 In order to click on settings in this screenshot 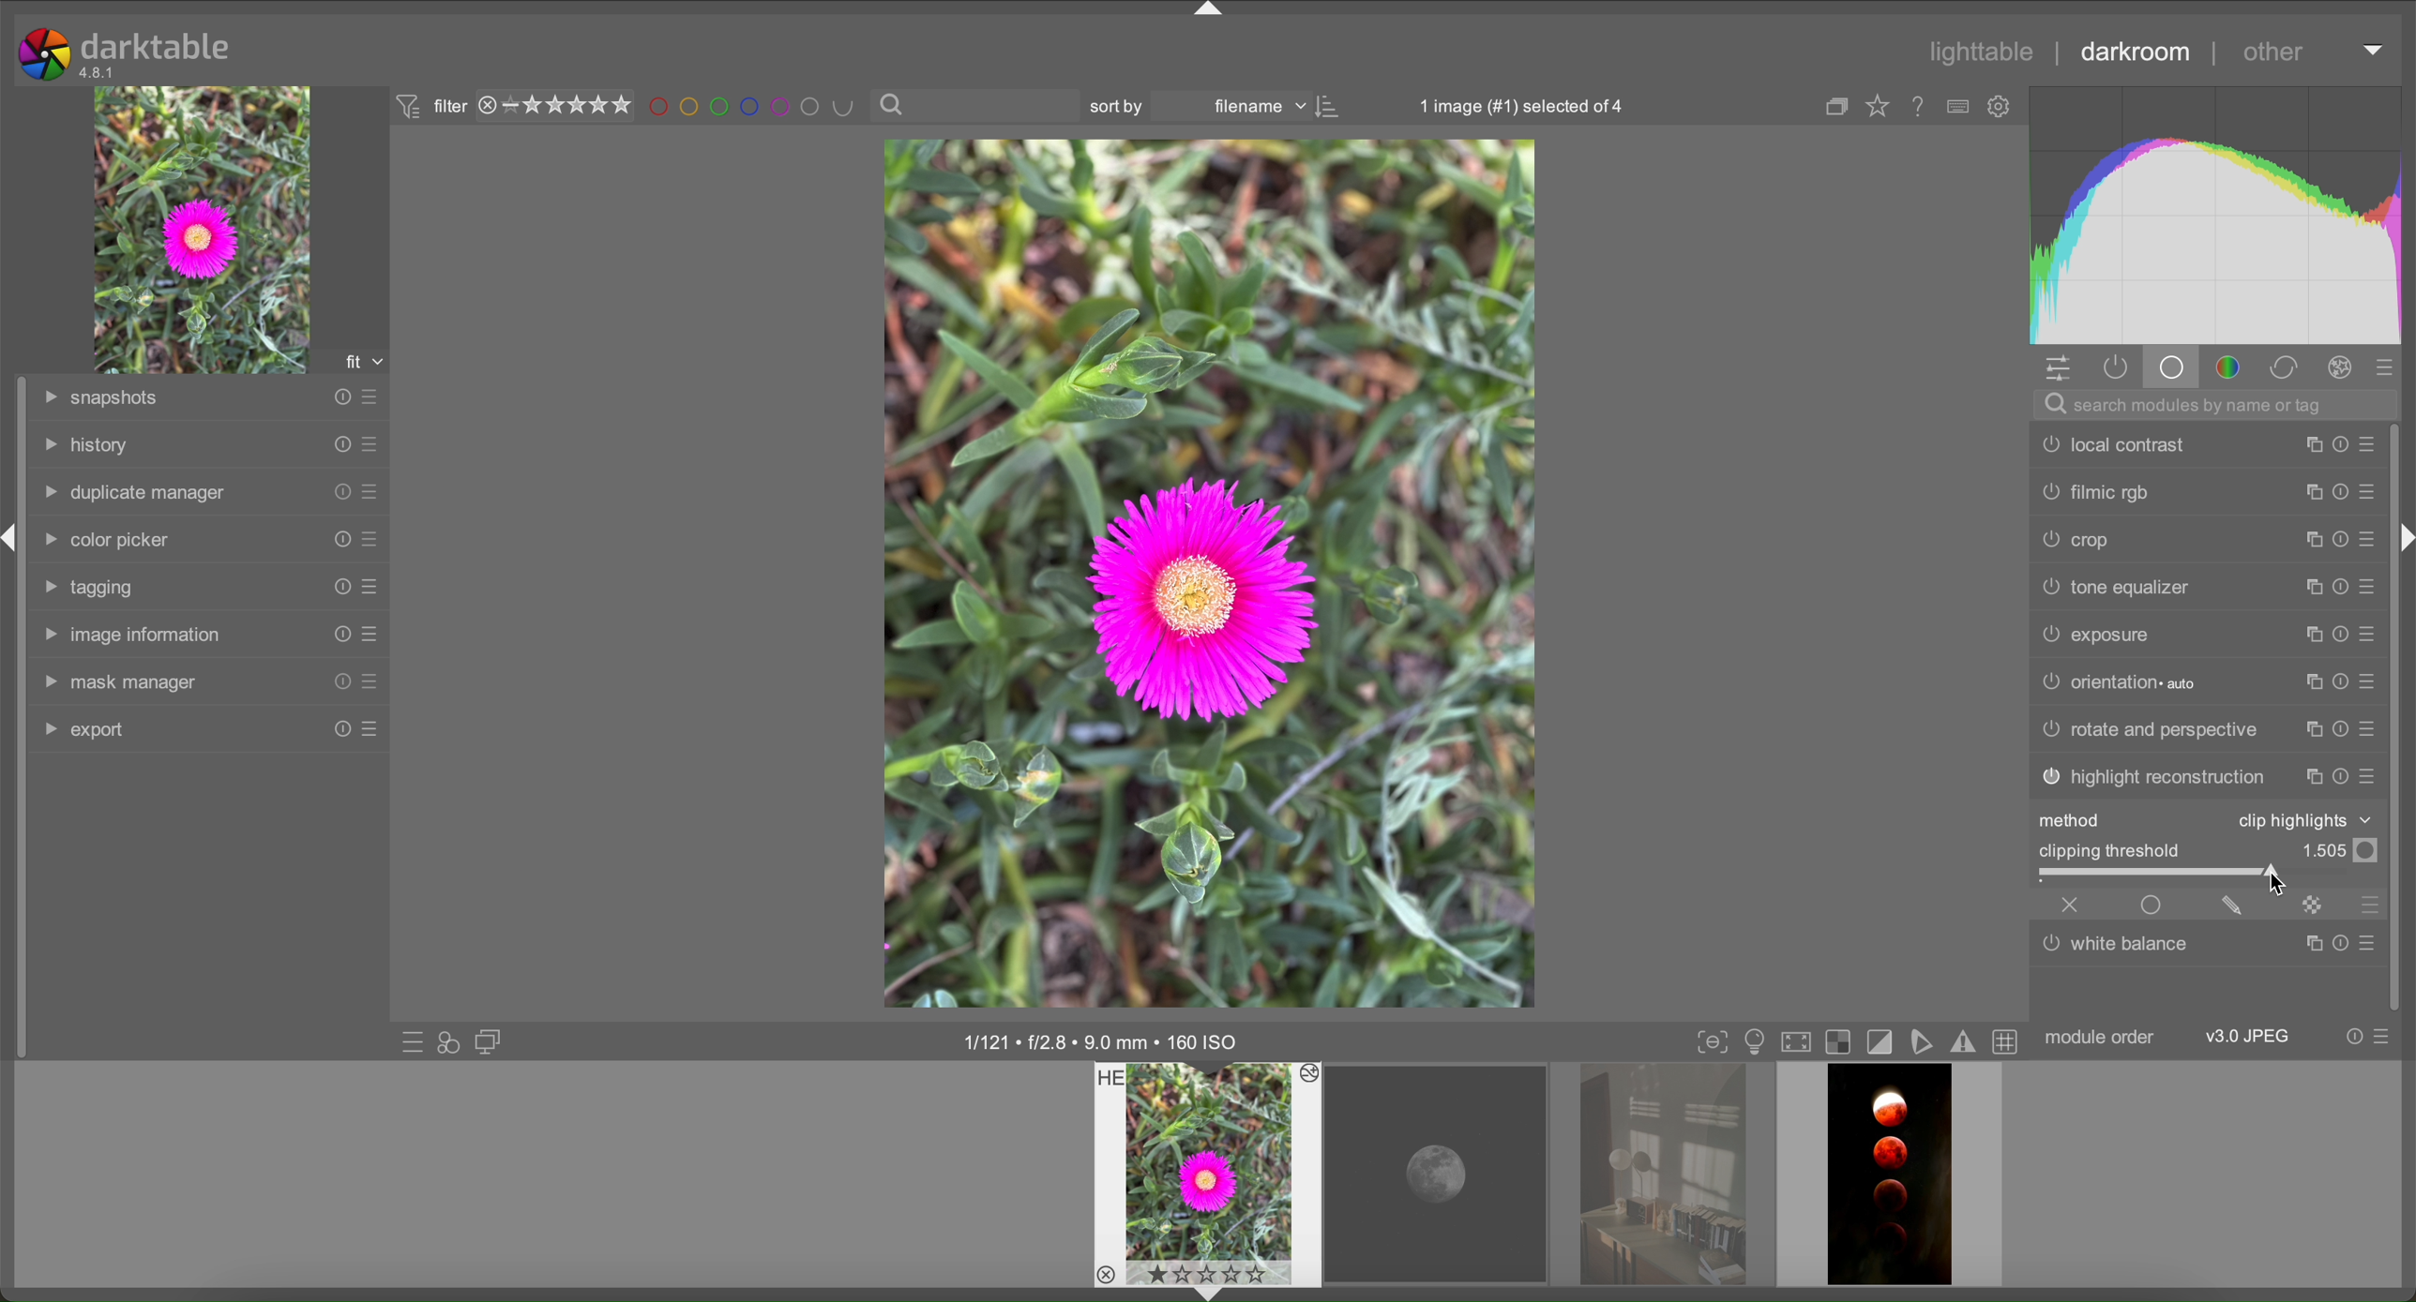, I will do `click(1999, 108)`.